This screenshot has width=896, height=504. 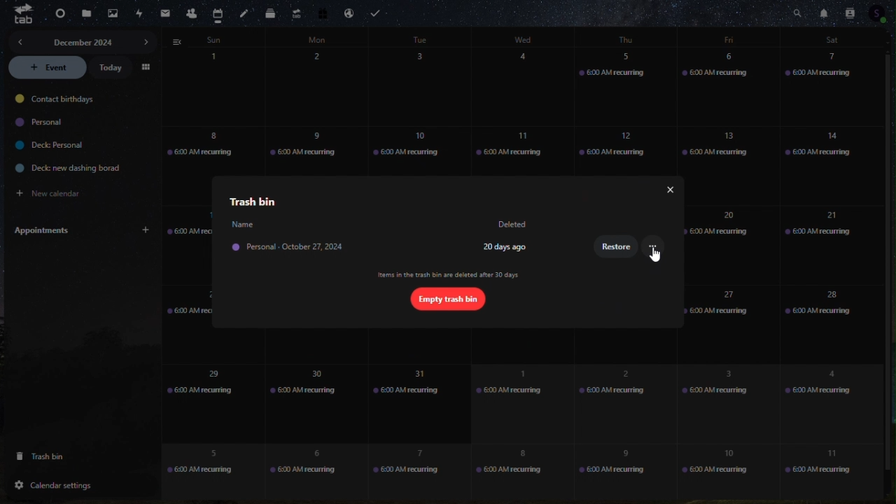 I want to click on 28, so click(x=830, y=316).